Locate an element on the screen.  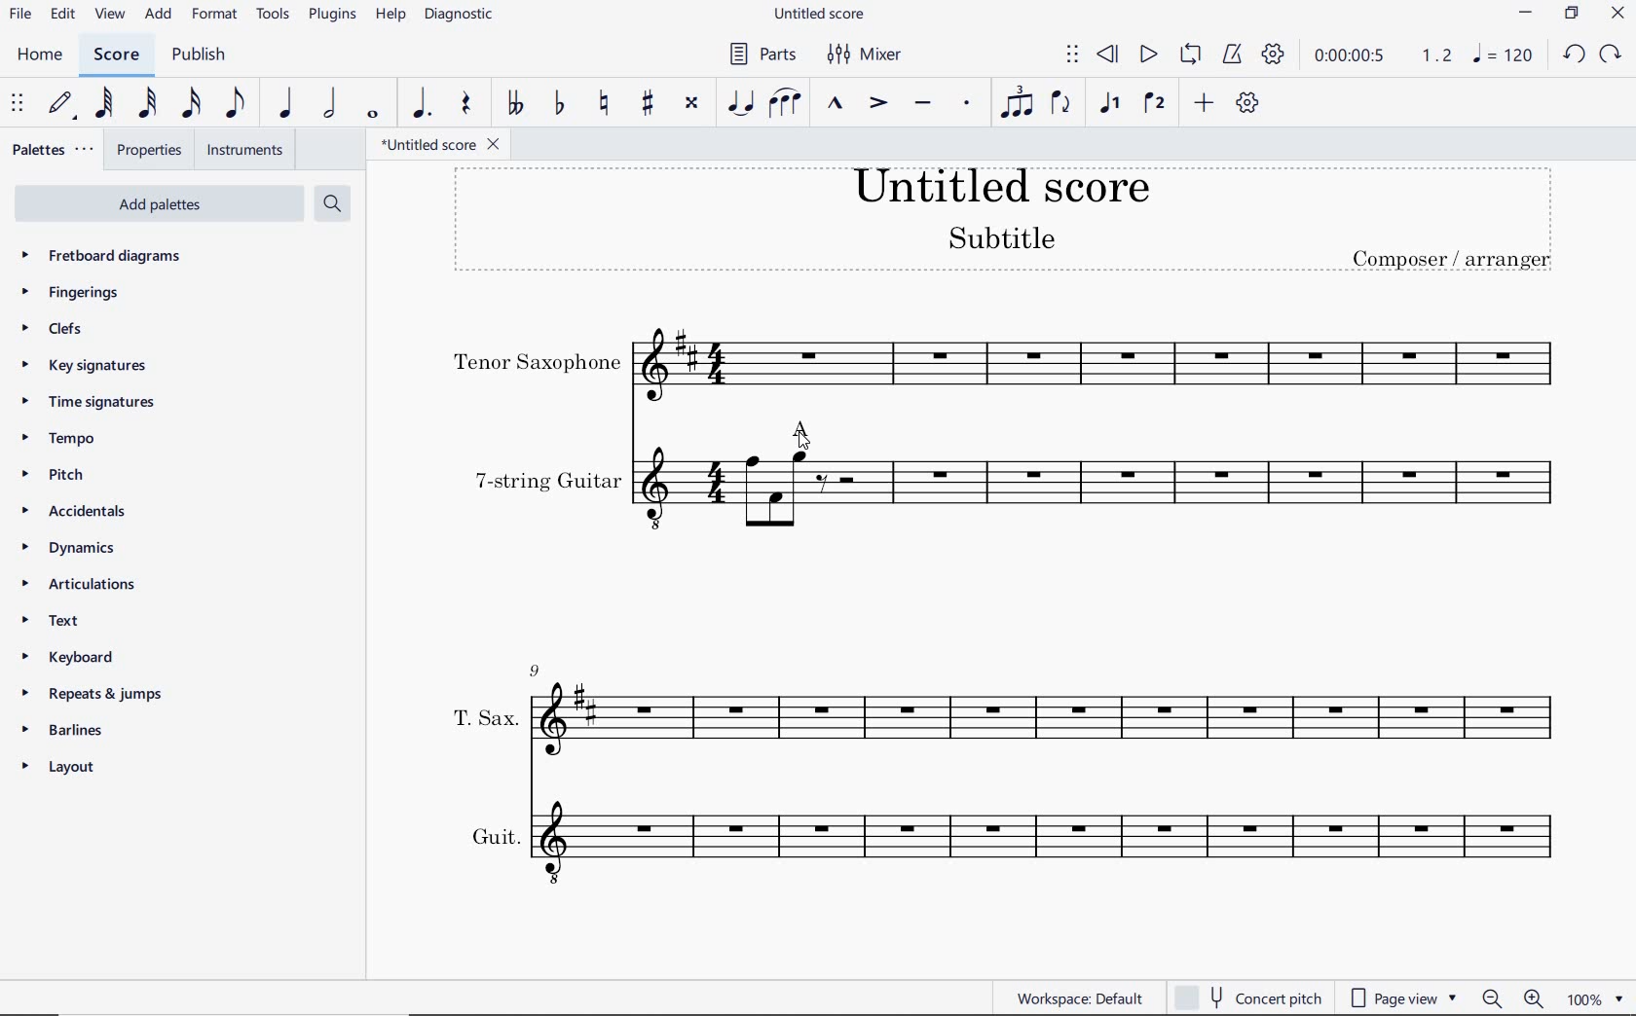
cursor on selected chord  is located at coordinates (801, 441).